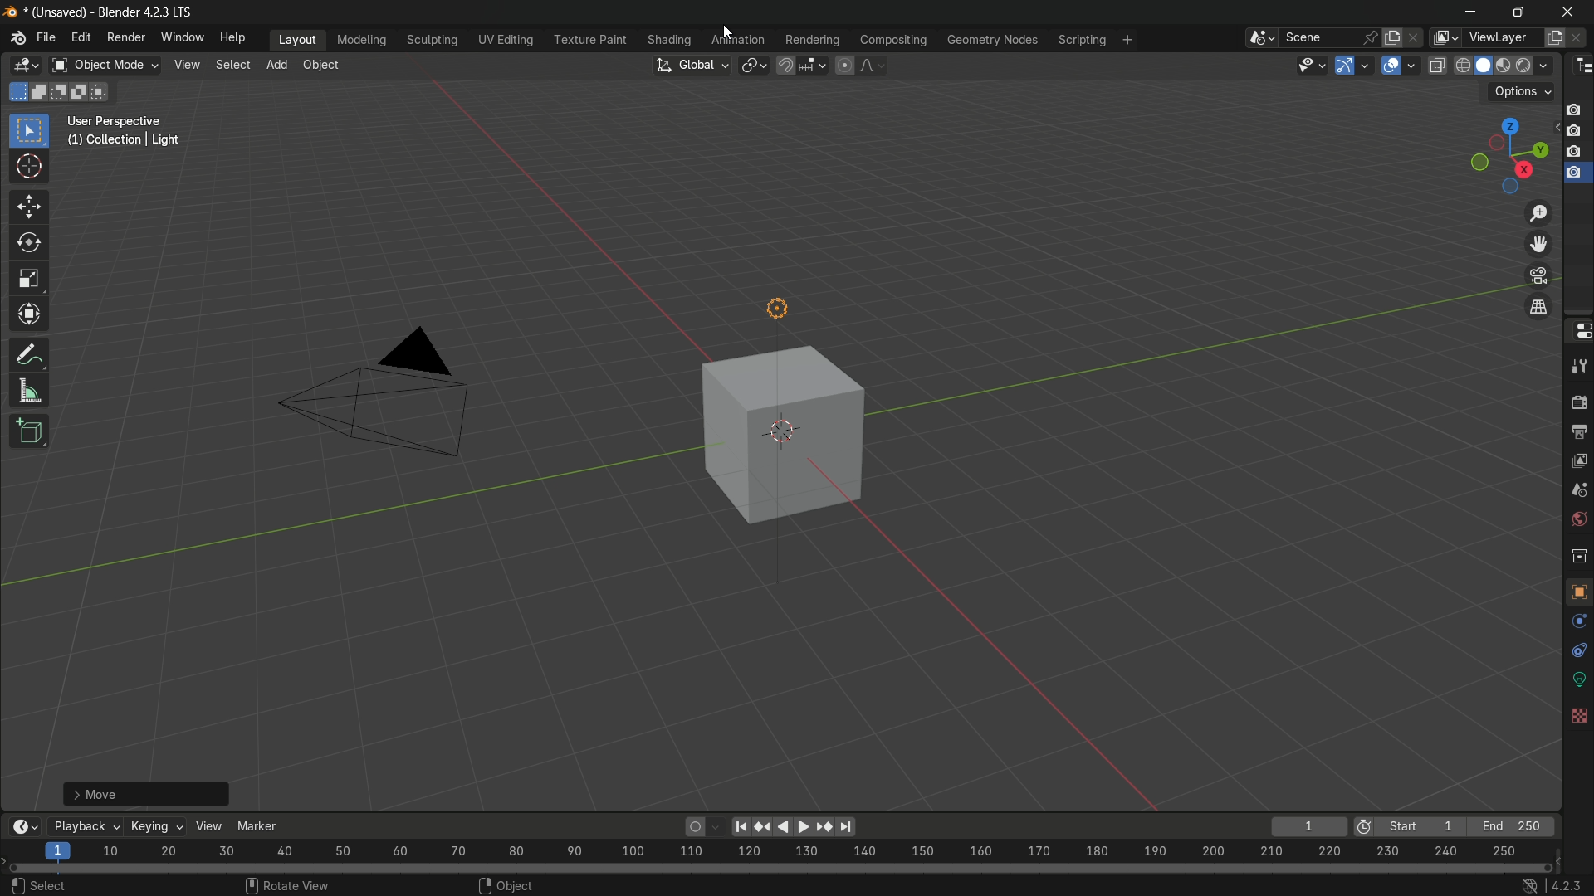 This screenshot has height=896, width=1594. Describe the element at coordinates (1537, 275) in the screenshot. I see `toggle the camera view` at that location.